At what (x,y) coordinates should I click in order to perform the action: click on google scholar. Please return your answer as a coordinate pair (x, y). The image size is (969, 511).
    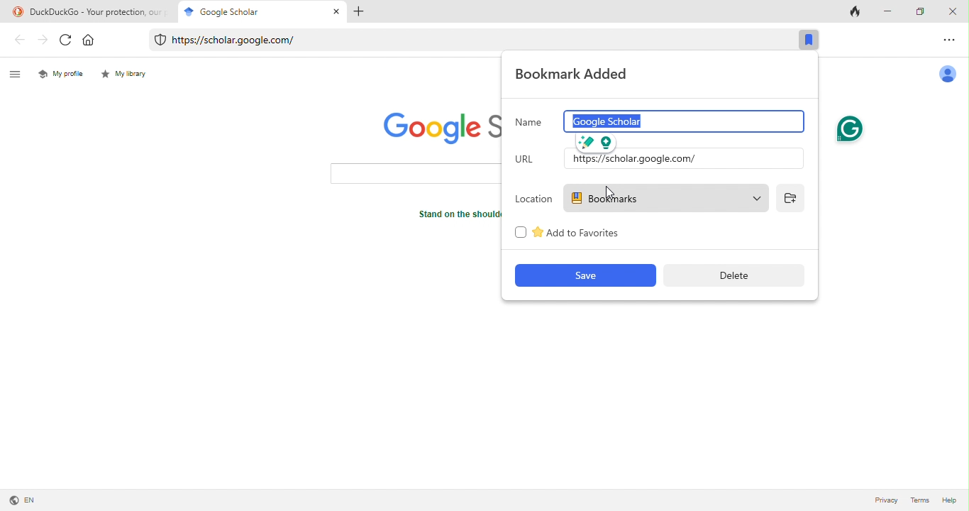
    Looking at the image, I should click on (684, 121).